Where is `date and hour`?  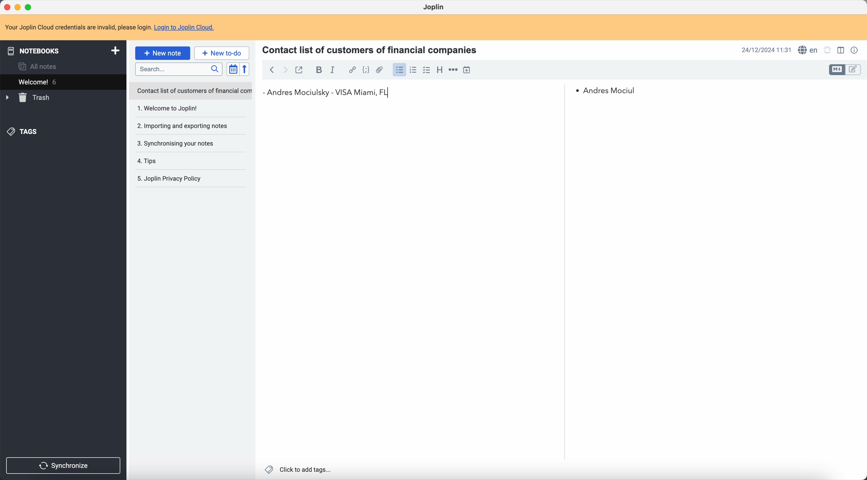 date and hour is located at coordinates (766, 50).